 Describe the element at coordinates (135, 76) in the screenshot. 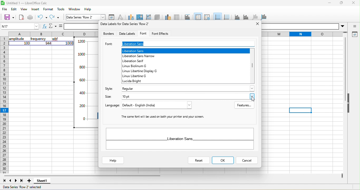

I see `linux libertine g` at that location.